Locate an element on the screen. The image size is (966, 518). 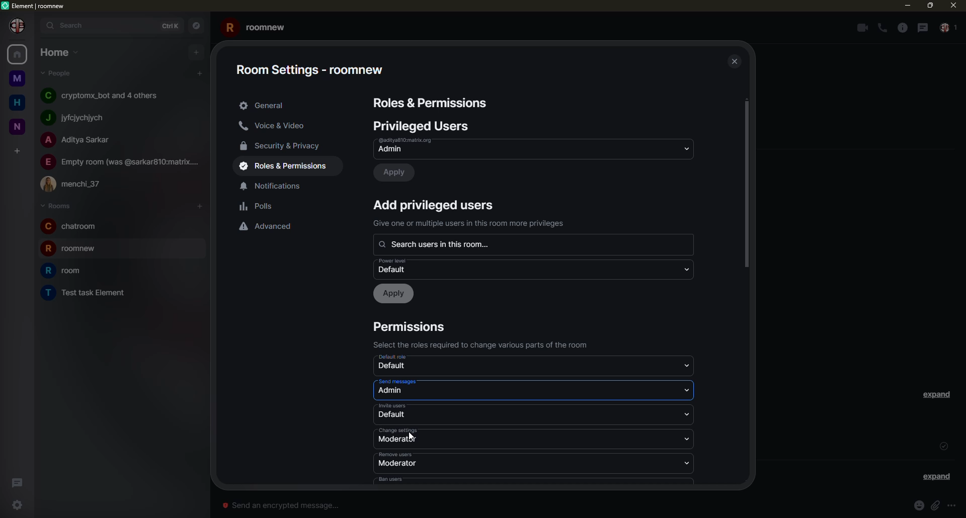
drop is located at coordinates (686, 269).